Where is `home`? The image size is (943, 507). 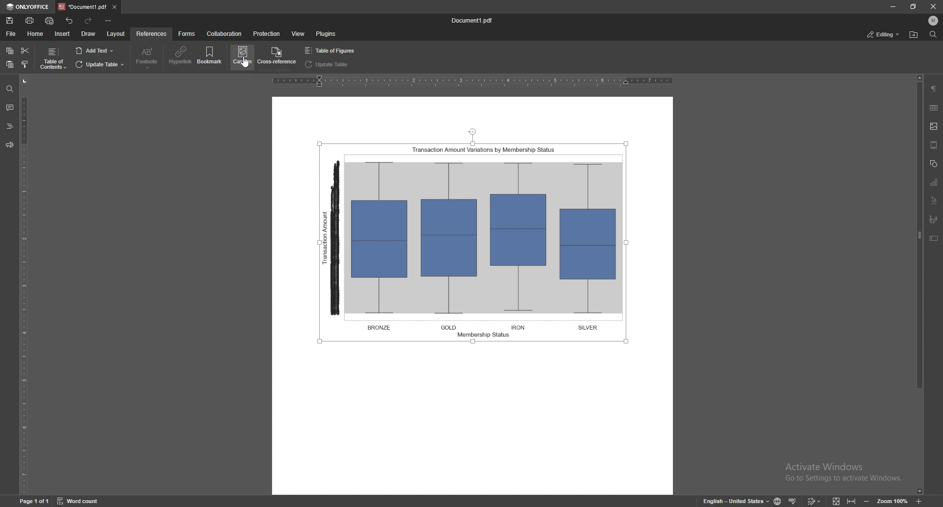 home is located at coordinates (36, 34).